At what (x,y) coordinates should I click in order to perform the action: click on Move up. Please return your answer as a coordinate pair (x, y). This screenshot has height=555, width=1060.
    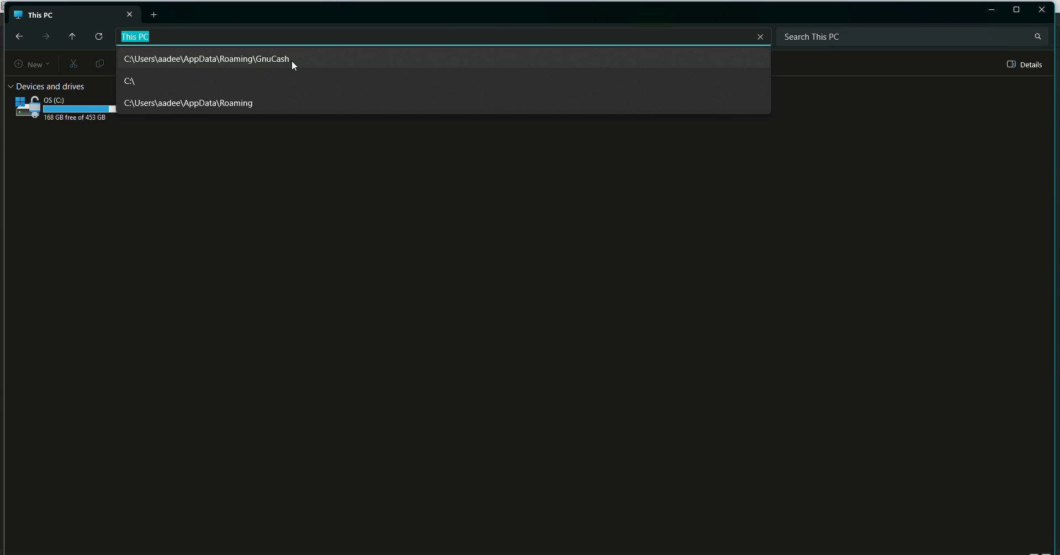
    Looking at the image, I should click on (70, 35).